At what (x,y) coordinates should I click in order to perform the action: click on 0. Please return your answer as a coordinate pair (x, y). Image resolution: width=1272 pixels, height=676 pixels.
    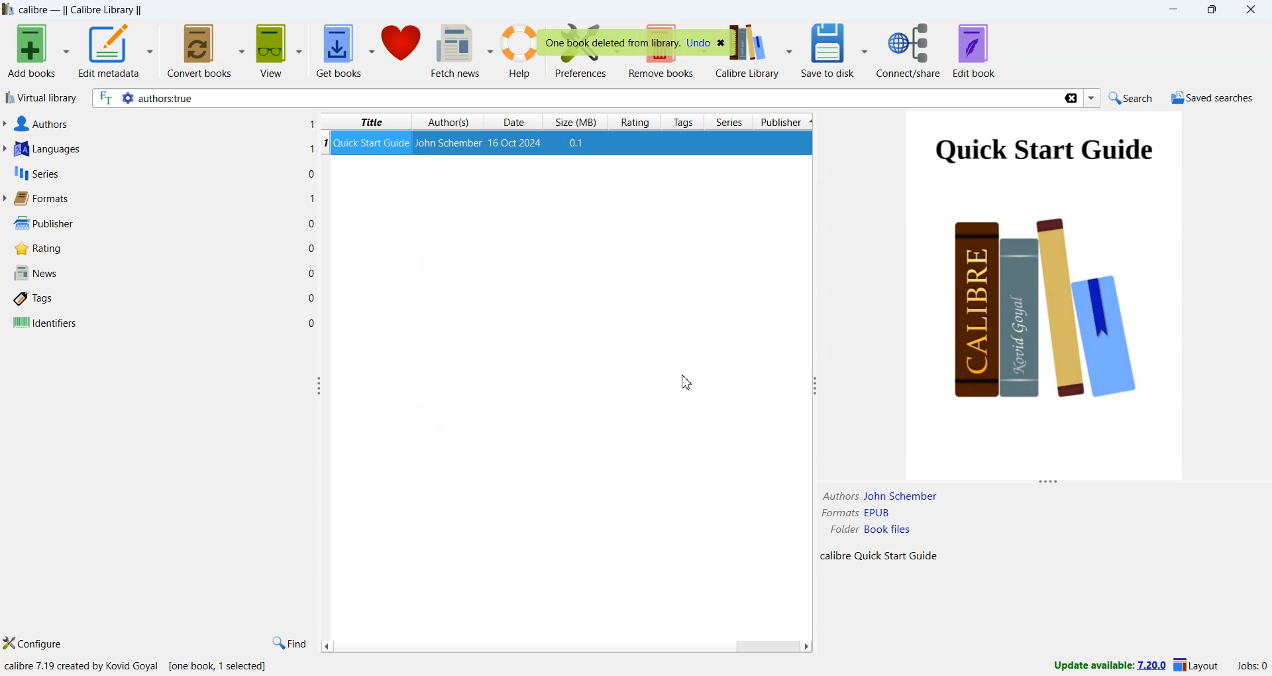
    Looking at the image, I should click on (312, 322).